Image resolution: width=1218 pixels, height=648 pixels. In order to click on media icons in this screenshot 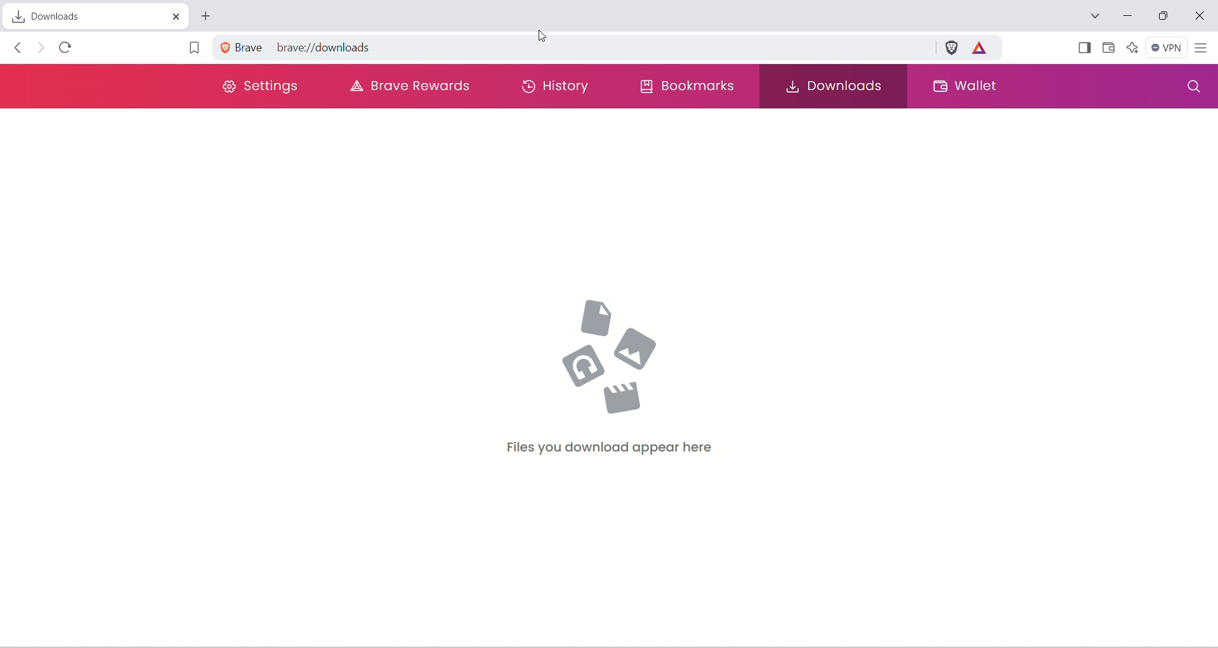, I will do `click(615, 358)`.